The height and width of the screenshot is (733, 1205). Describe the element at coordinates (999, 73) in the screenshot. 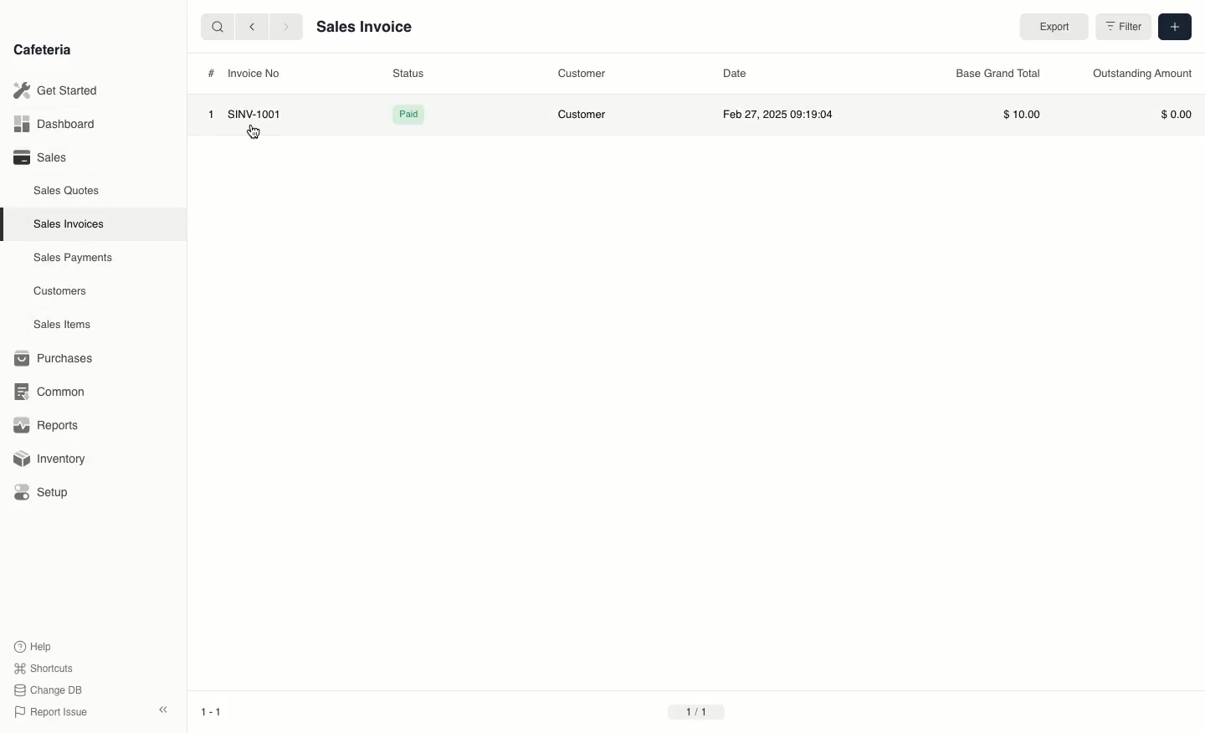

I see `Base Grand Total` at that location.